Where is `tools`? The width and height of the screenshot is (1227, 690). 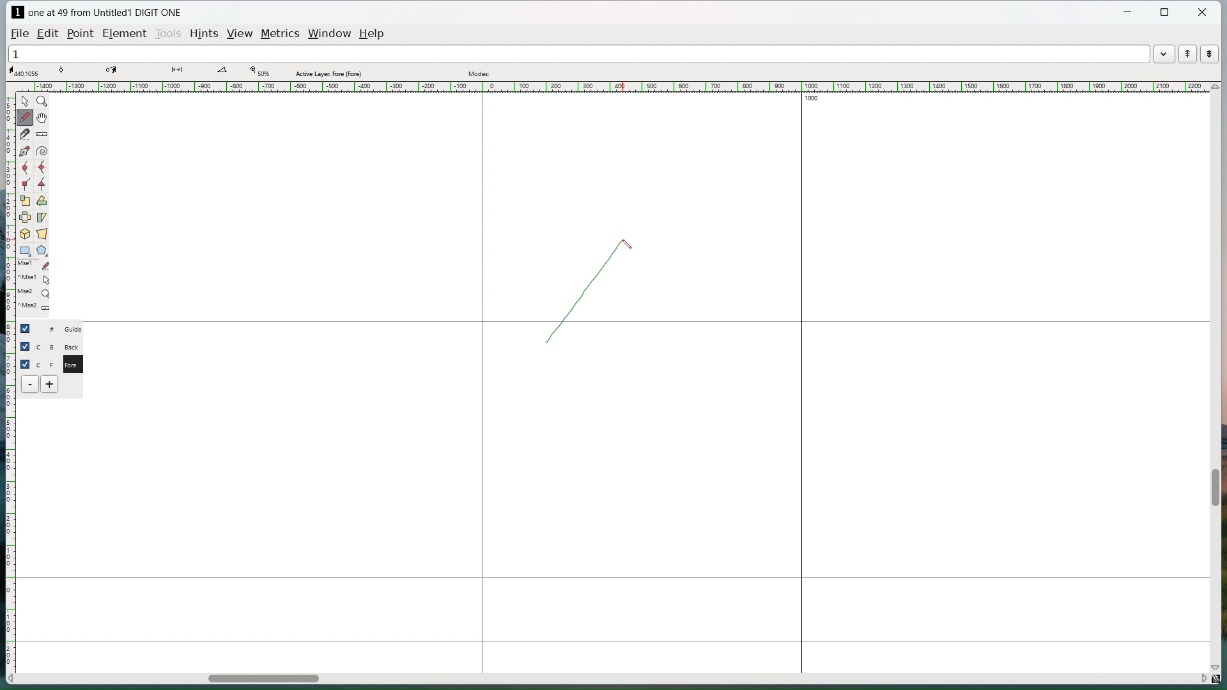
tools is located at coordinates (168, 34).